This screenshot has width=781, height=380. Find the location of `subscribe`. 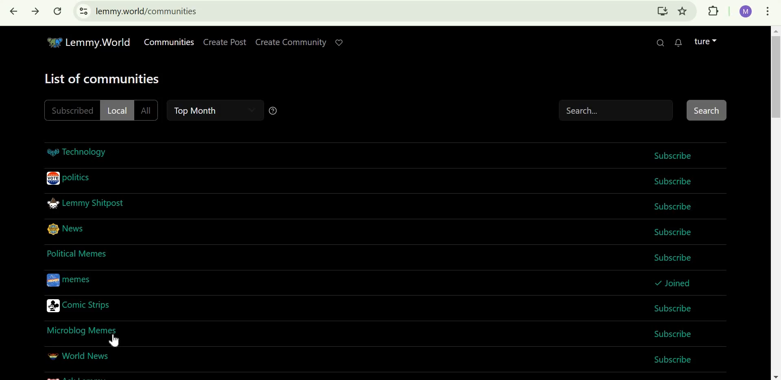

subscribe is located at coordinates (676, 155).